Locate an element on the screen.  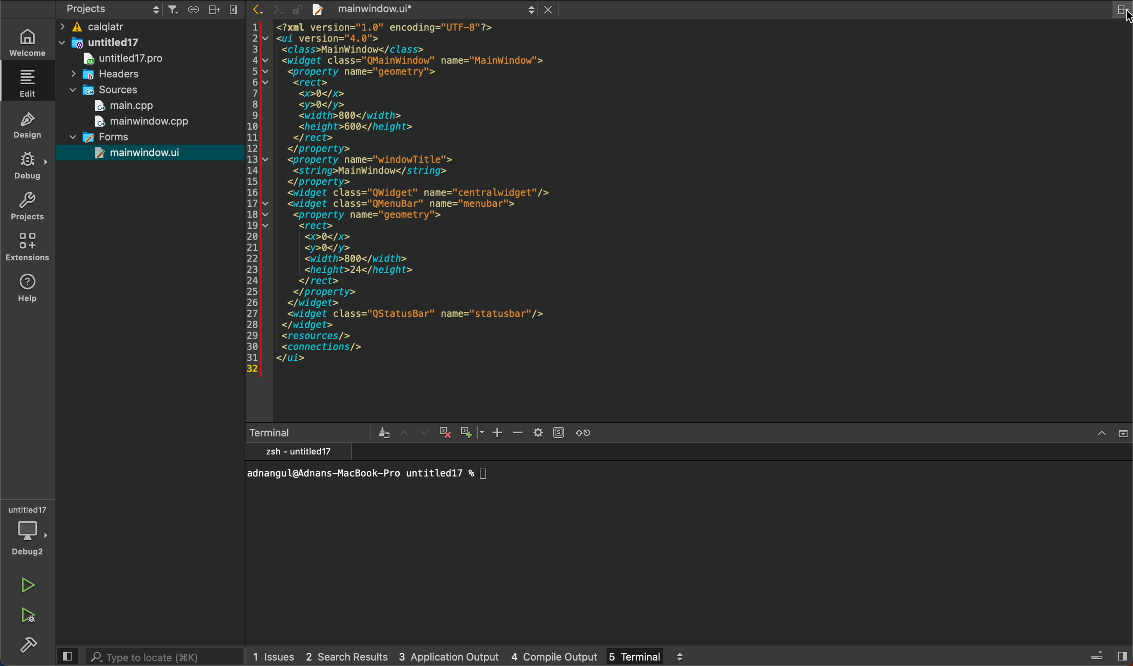
setting is located at coordinates (549, 432).